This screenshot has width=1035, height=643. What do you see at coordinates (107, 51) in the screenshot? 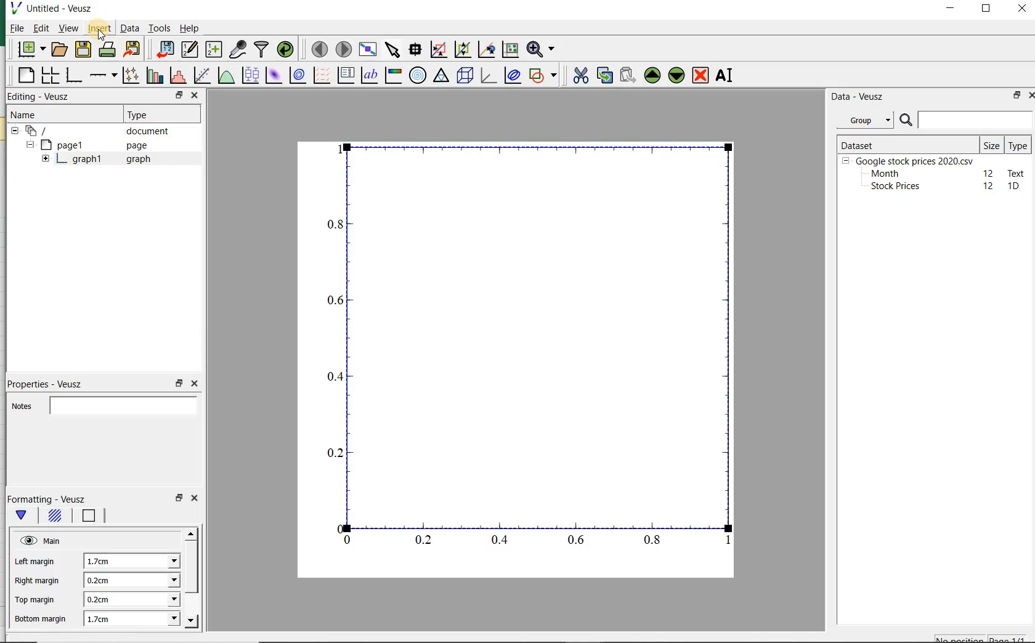
I see `print the document` at bounding box center [107, 51].